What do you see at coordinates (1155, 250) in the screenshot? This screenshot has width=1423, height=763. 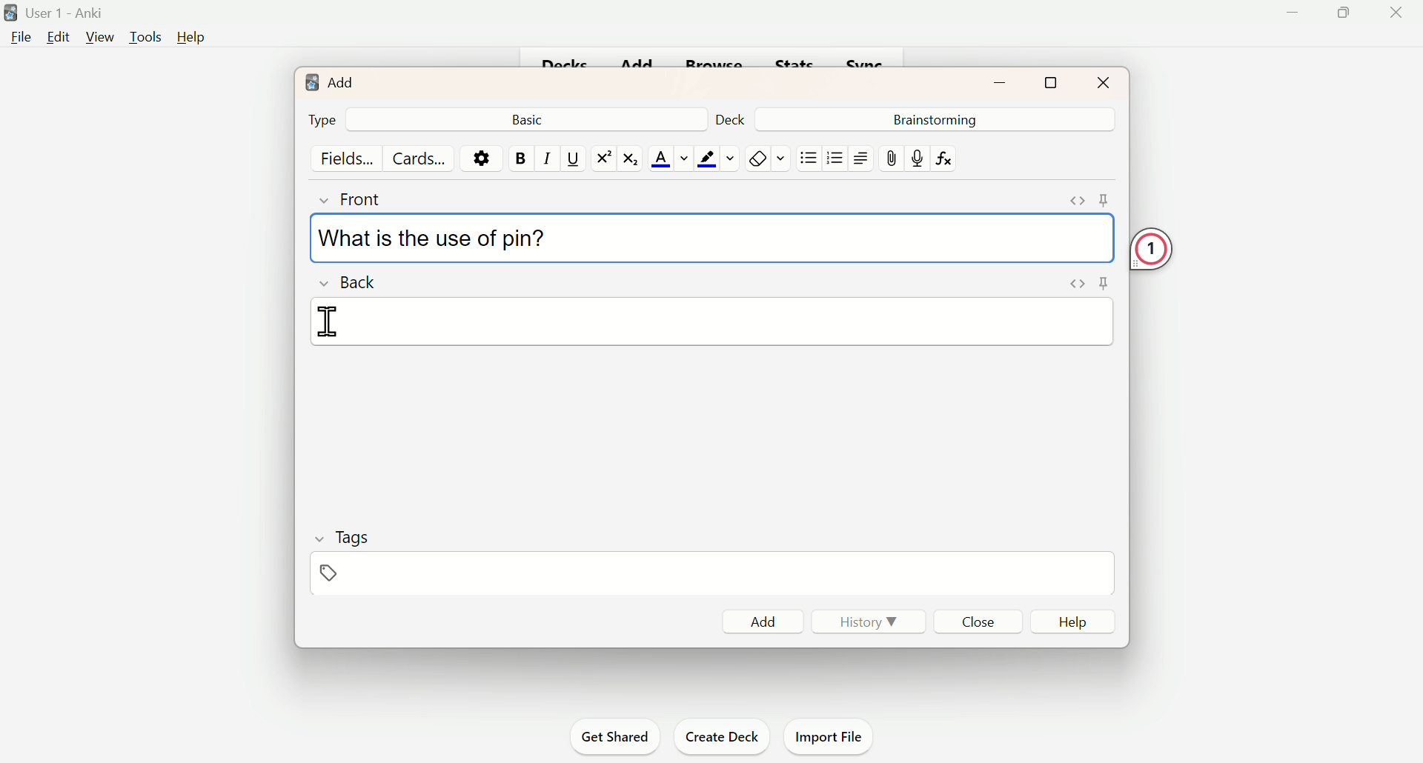 I see `1` at bounding box center [1155, 250].